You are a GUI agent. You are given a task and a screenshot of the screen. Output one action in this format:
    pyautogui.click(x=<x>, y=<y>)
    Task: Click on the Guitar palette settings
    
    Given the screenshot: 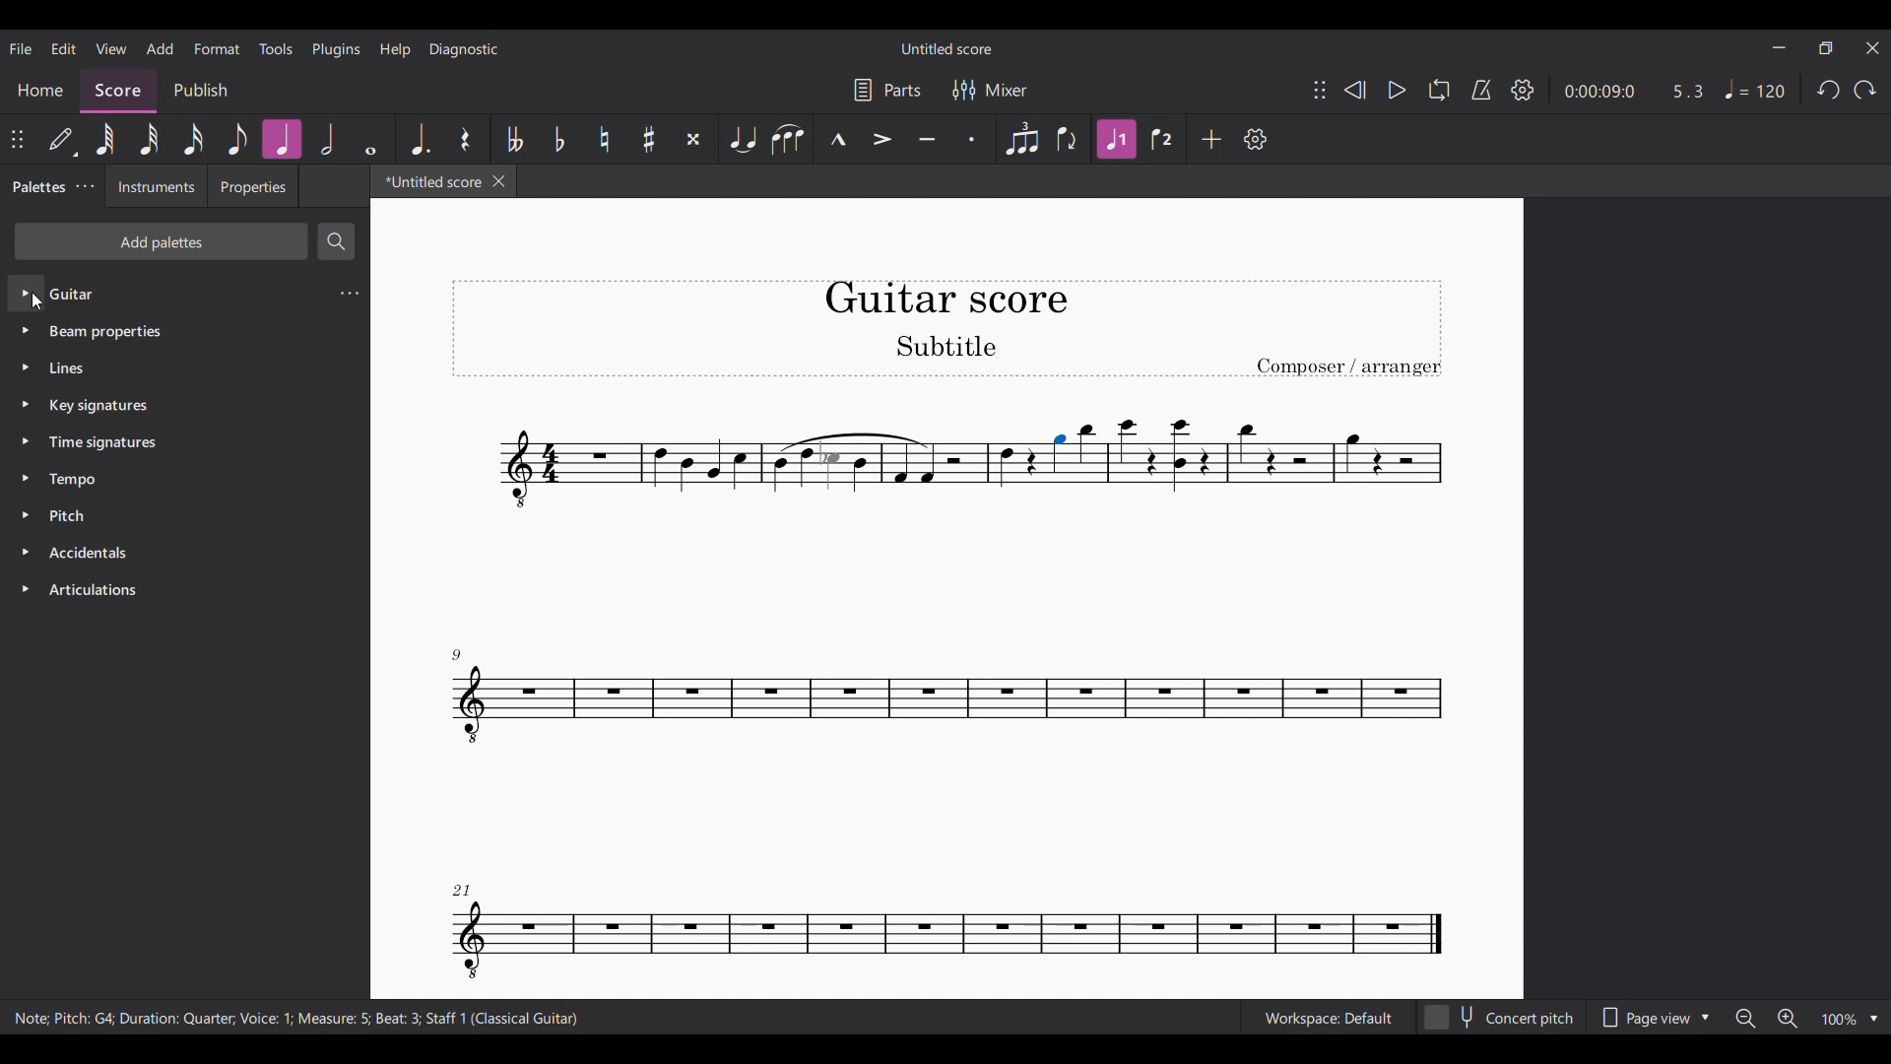 What is the action you would take?
    pyautogui.click(x=350, y=293)
    